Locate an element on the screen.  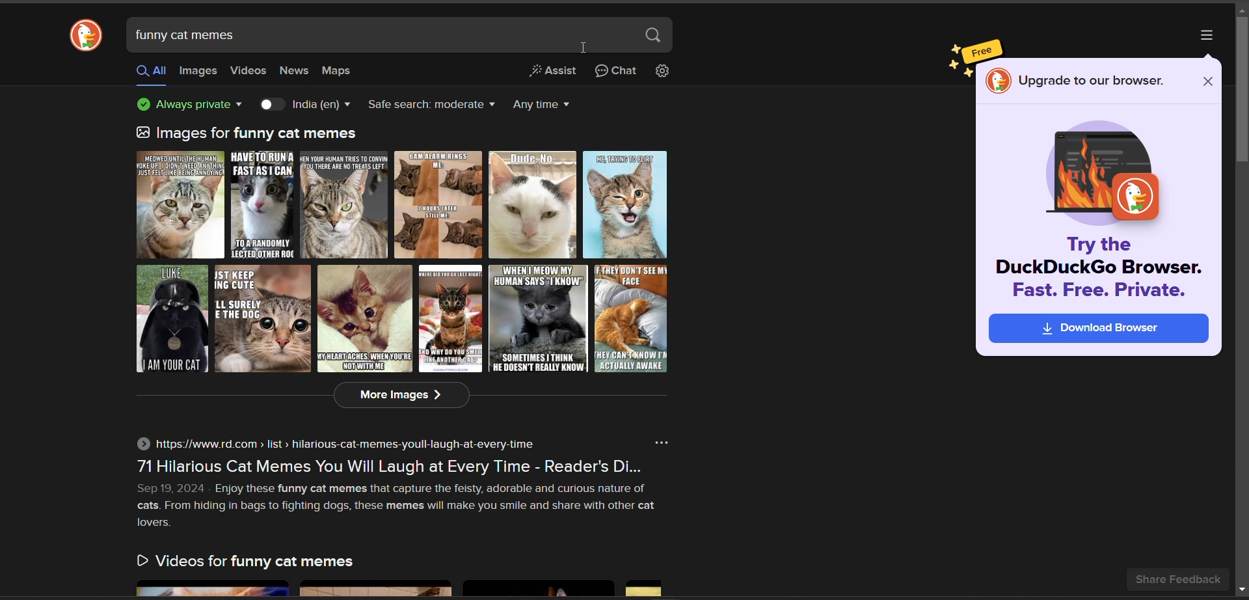
Download Browser is located at coordinates (1098, 328).